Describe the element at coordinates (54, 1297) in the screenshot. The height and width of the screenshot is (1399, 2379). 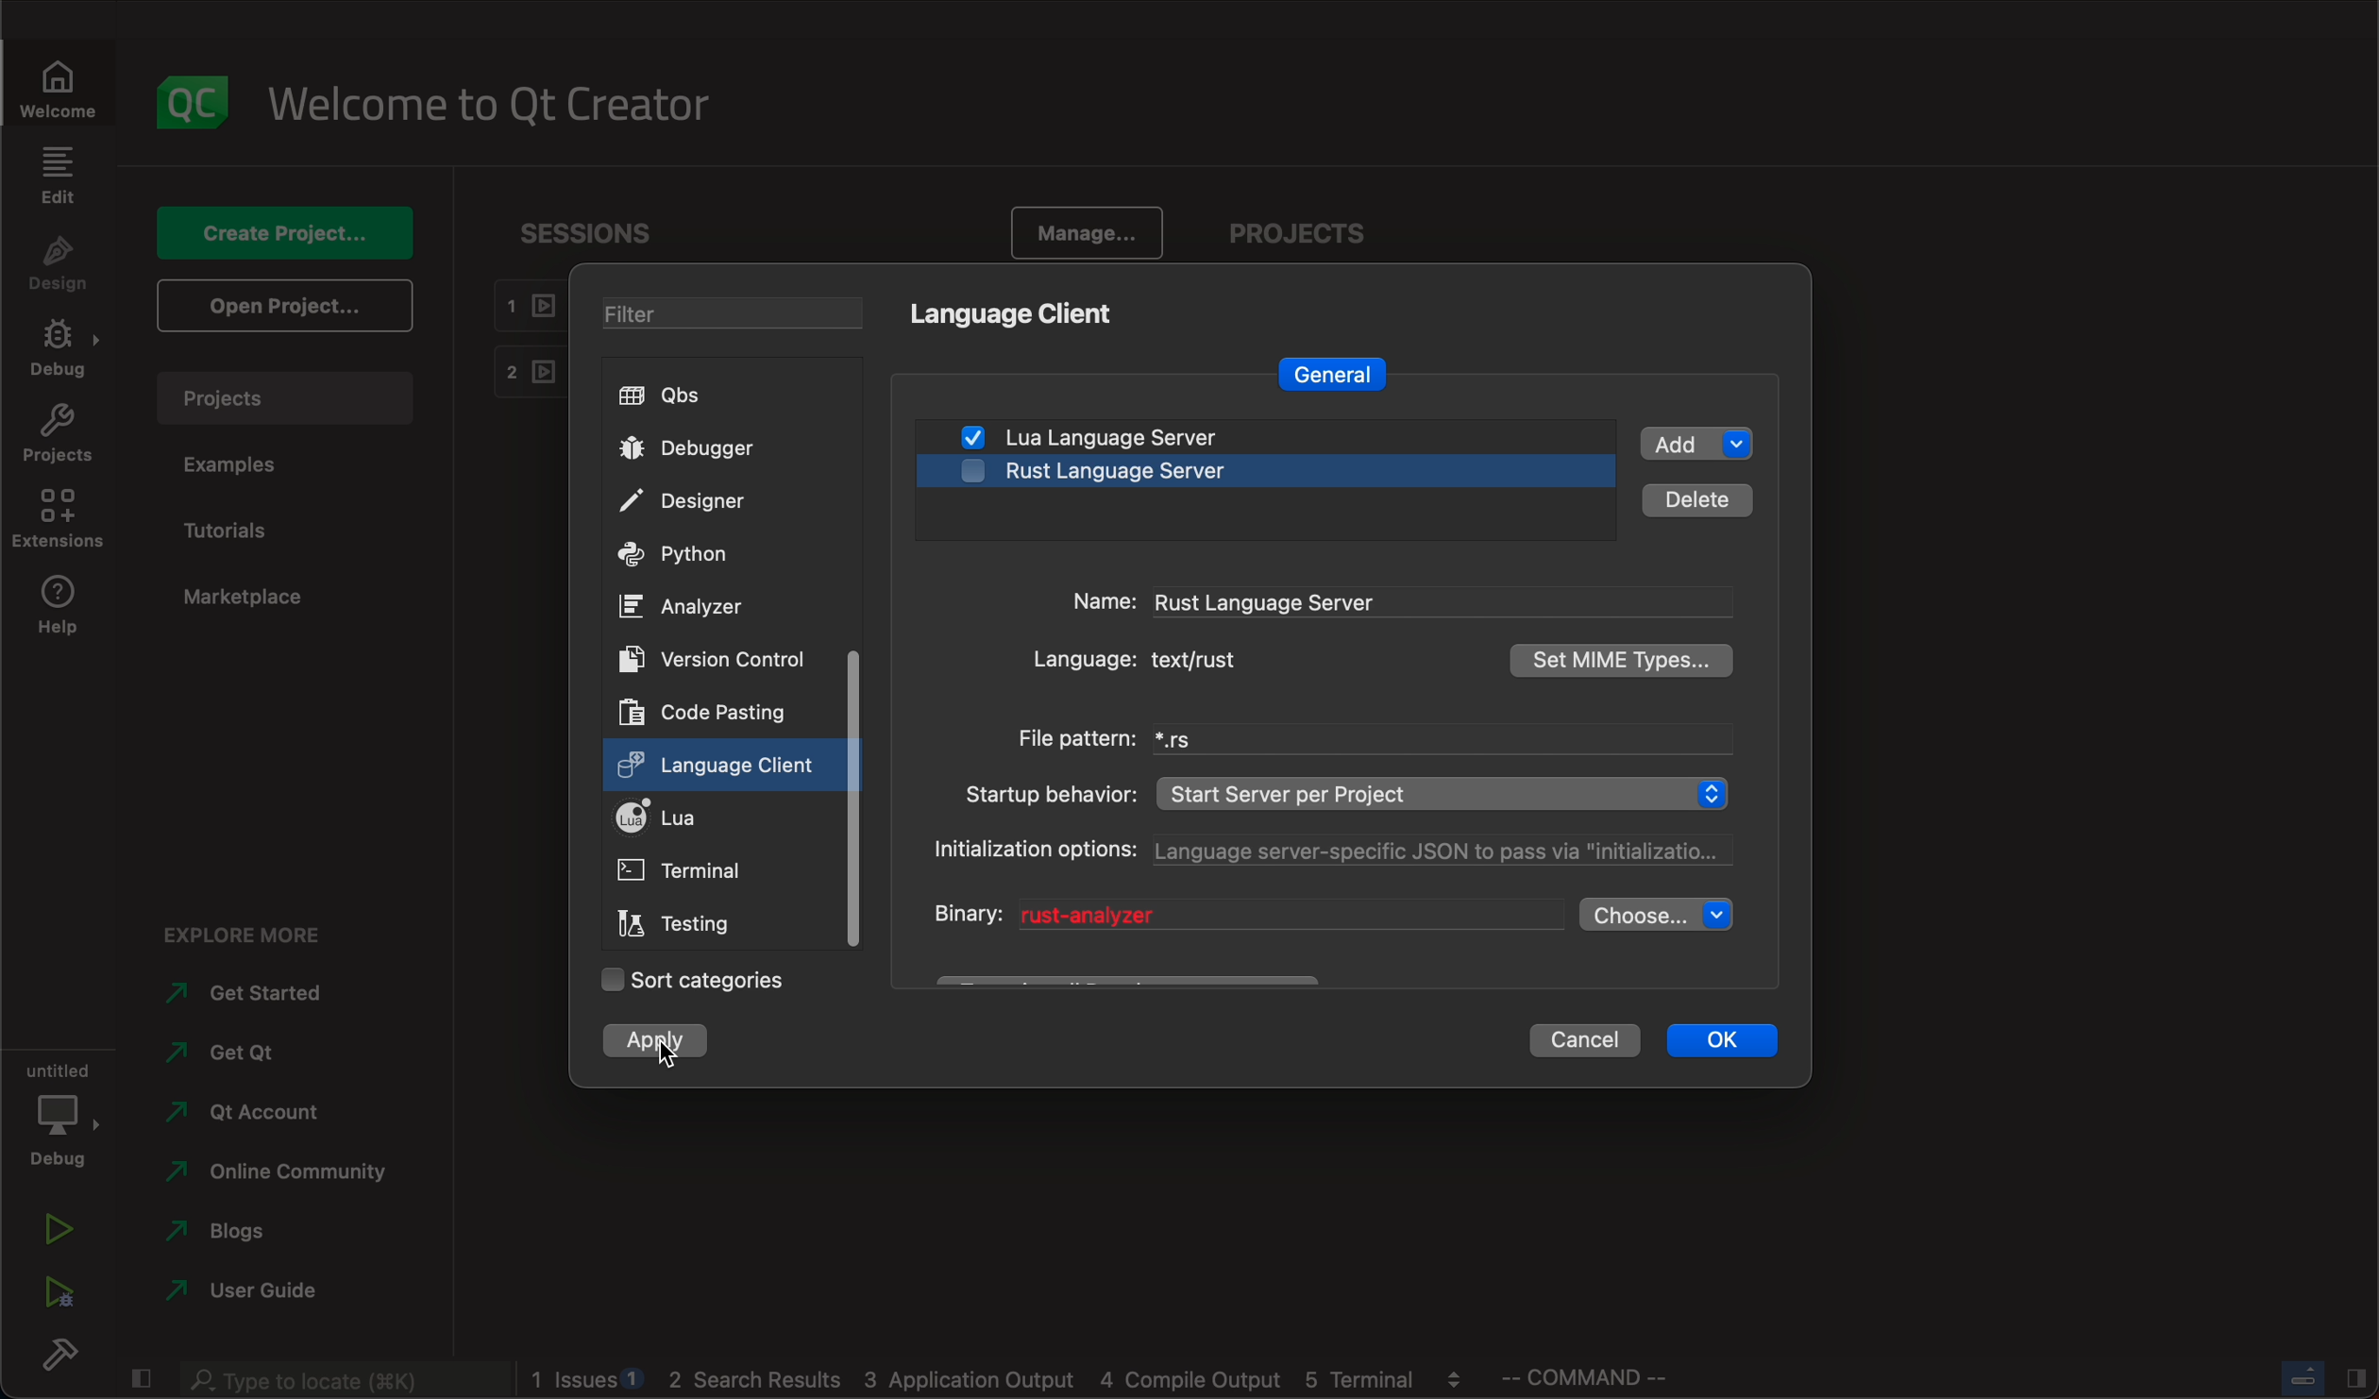
I see `run debug` at that location.